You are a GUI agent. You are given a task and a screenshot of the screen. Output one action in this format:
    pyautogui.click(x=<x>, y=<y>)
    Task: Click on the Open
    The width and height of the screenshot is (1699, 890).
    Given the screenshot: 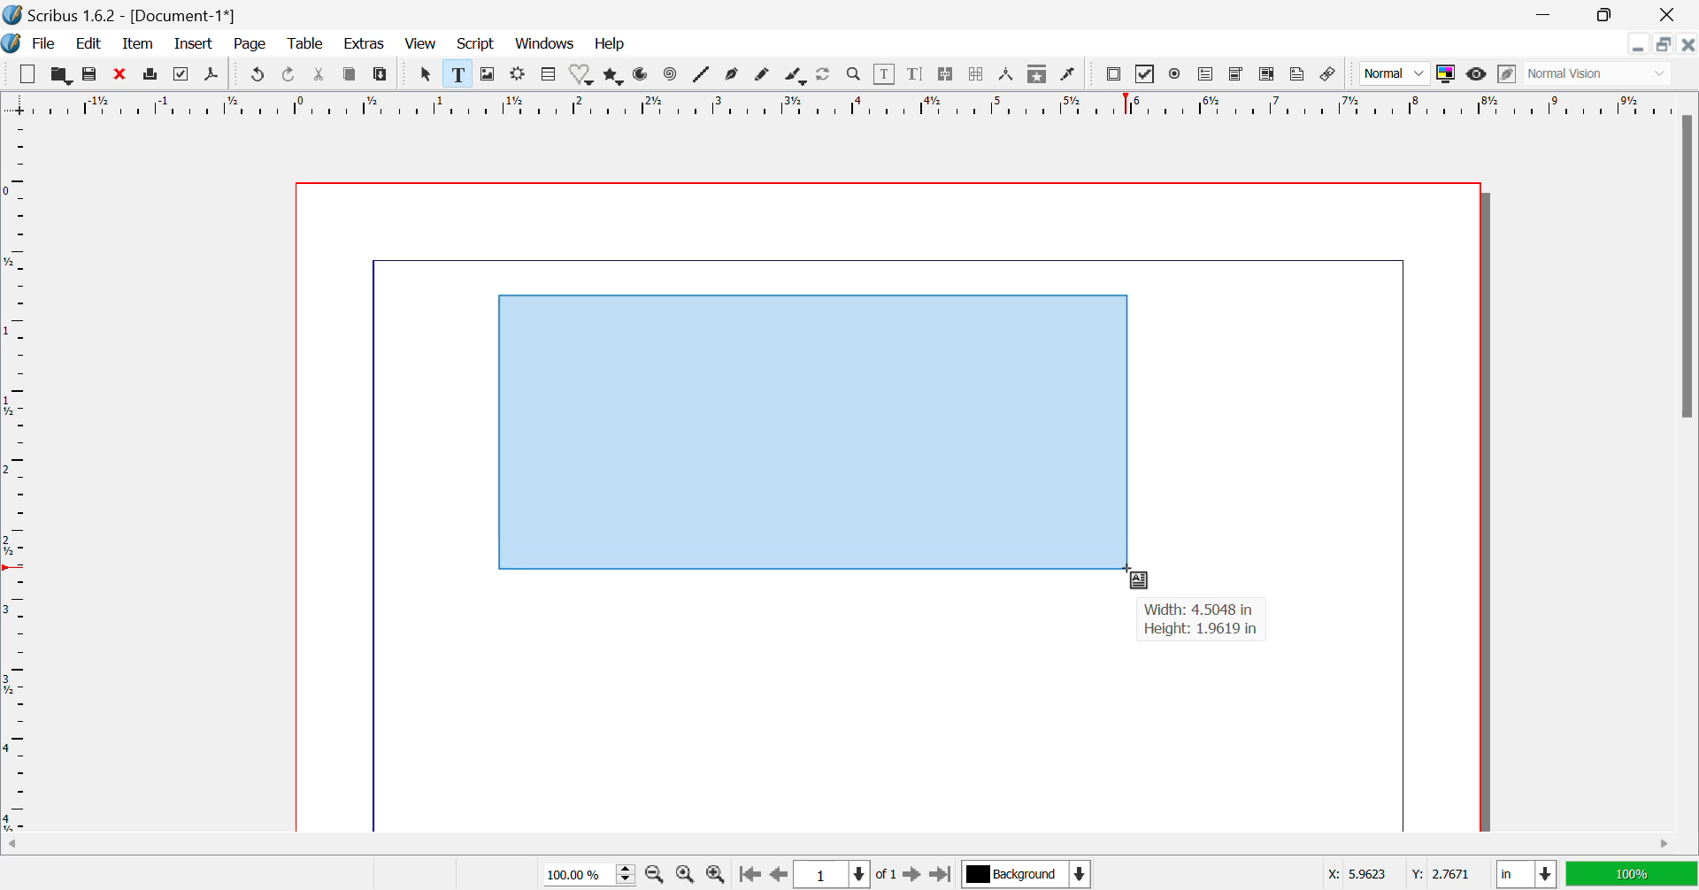 What is the action you would take?
    pyautogui.click(x=60, y=74)
    